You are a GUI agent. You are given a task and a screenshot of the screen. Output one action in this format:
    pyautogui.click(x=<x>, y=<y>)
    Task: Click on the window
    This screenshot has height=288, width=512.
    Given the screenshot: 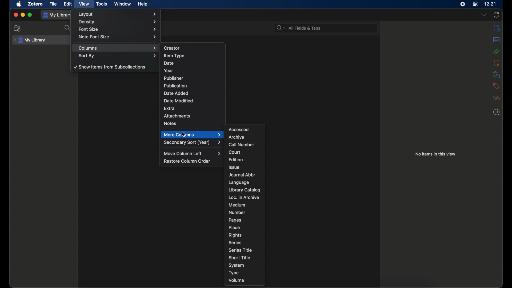 What is the action you would take?
    pyautogui.click(x=123, y=4)
    